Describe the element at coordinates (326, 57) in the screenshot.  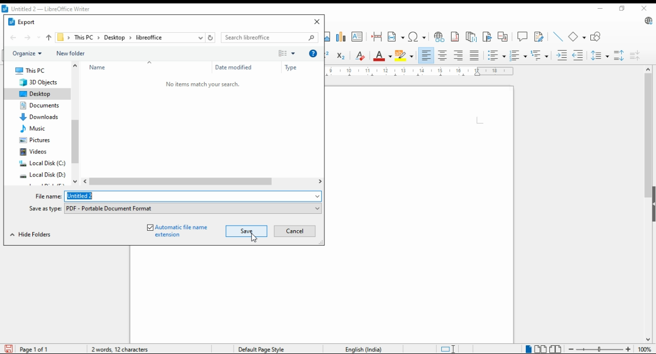
I see `superscript` at that location.